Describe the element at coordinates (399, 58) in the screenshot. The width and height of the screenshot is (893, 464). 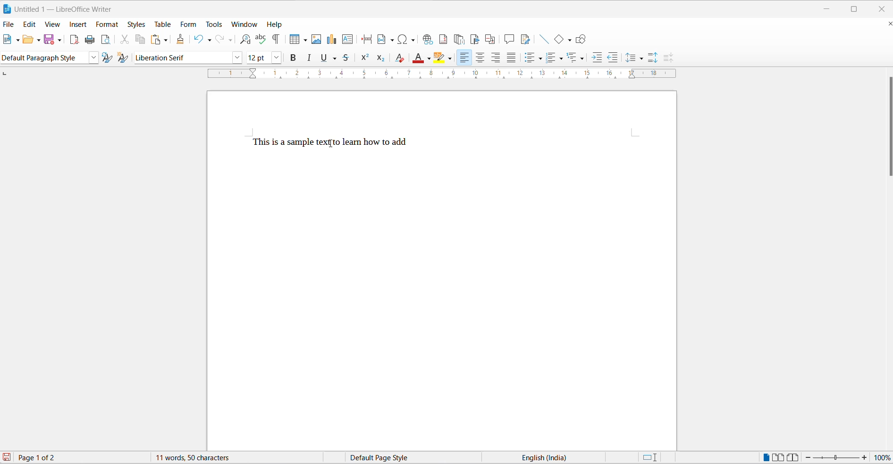
I see `clear direct formatting` at that location.